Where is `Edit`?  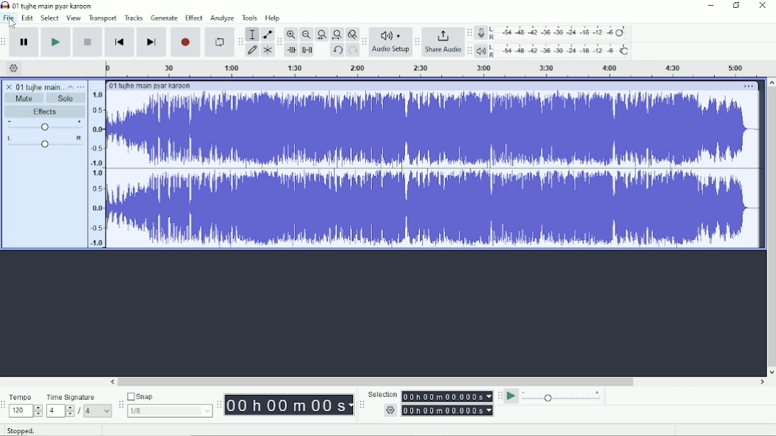 Edit is located at coordinates (27, 18).